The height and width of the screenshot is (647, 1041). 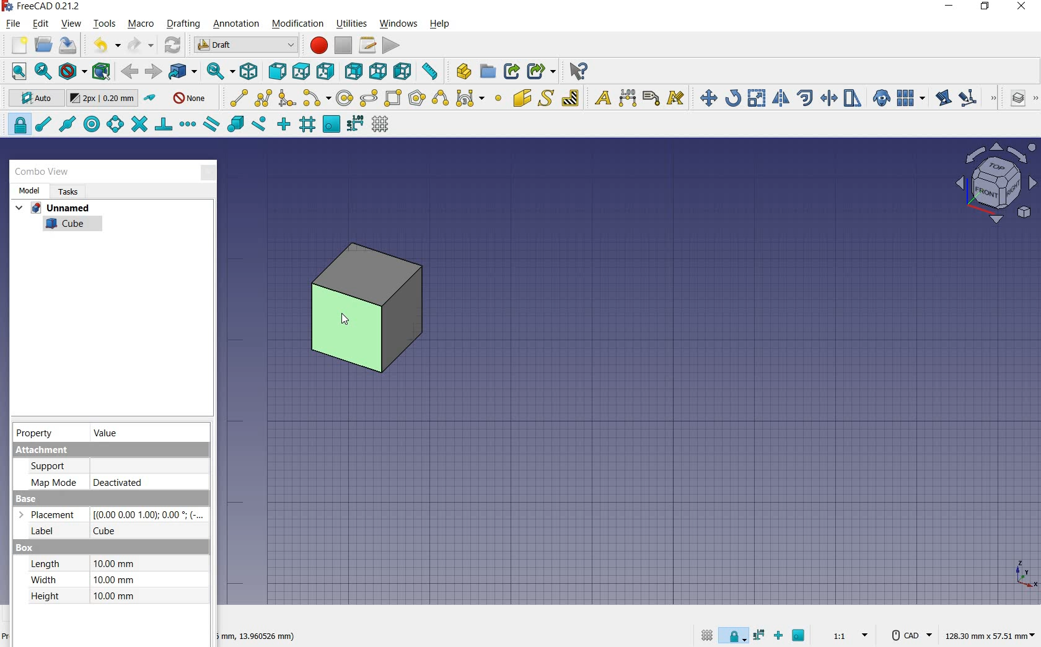 What do you see at coordinates (1035, 99) in the screenshot?
I see `draft utility tools` at bounding box center [1035, 99].